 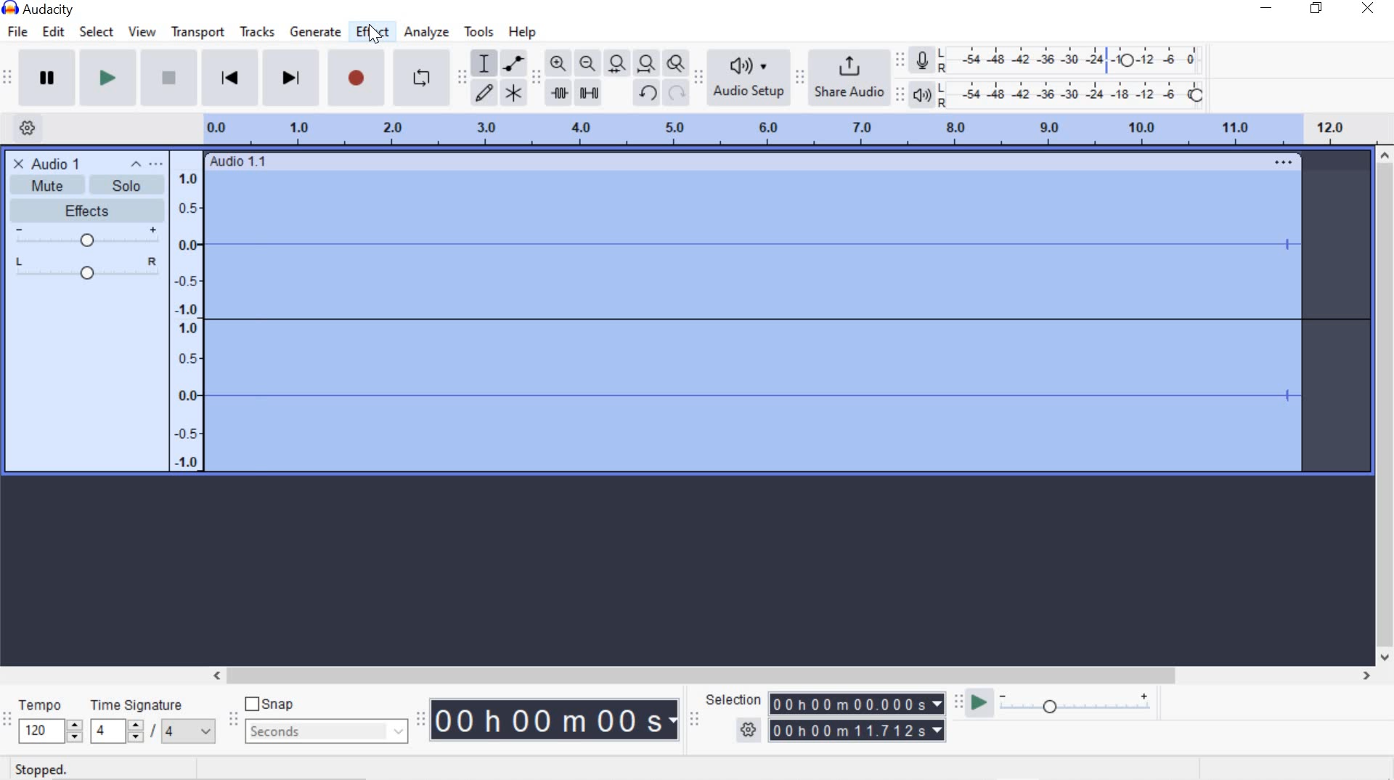 I want to click on Recording level, so click(x=1077, y=57).